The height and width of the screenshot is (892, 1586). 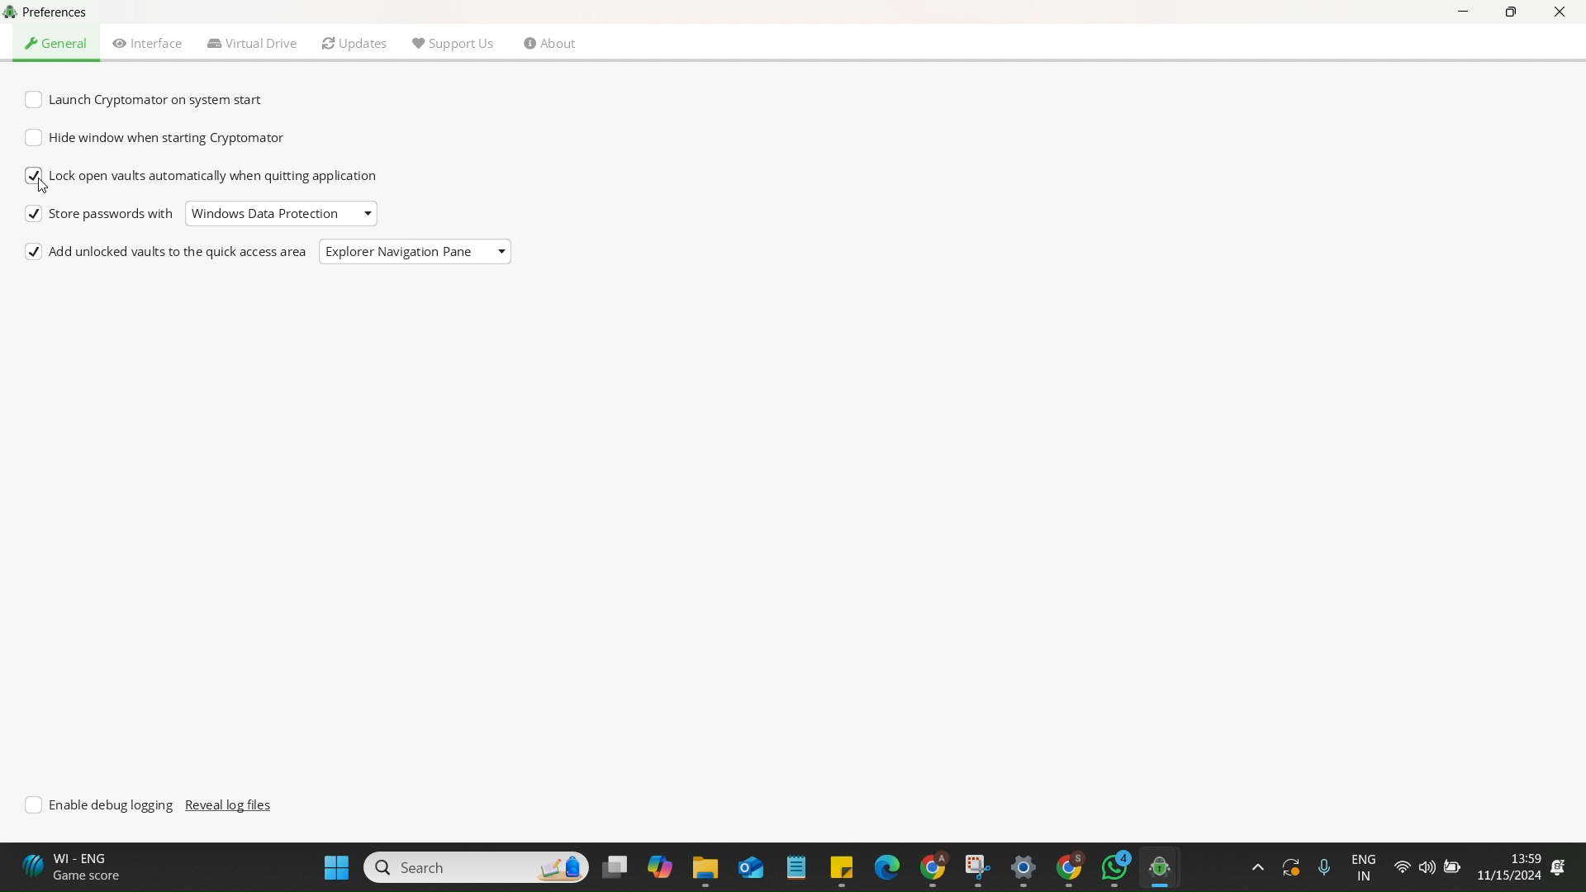 What do you see at coordinates (1466, 17) in the screenshot?
I see `Minimize` at bounding box center [1466, 17].